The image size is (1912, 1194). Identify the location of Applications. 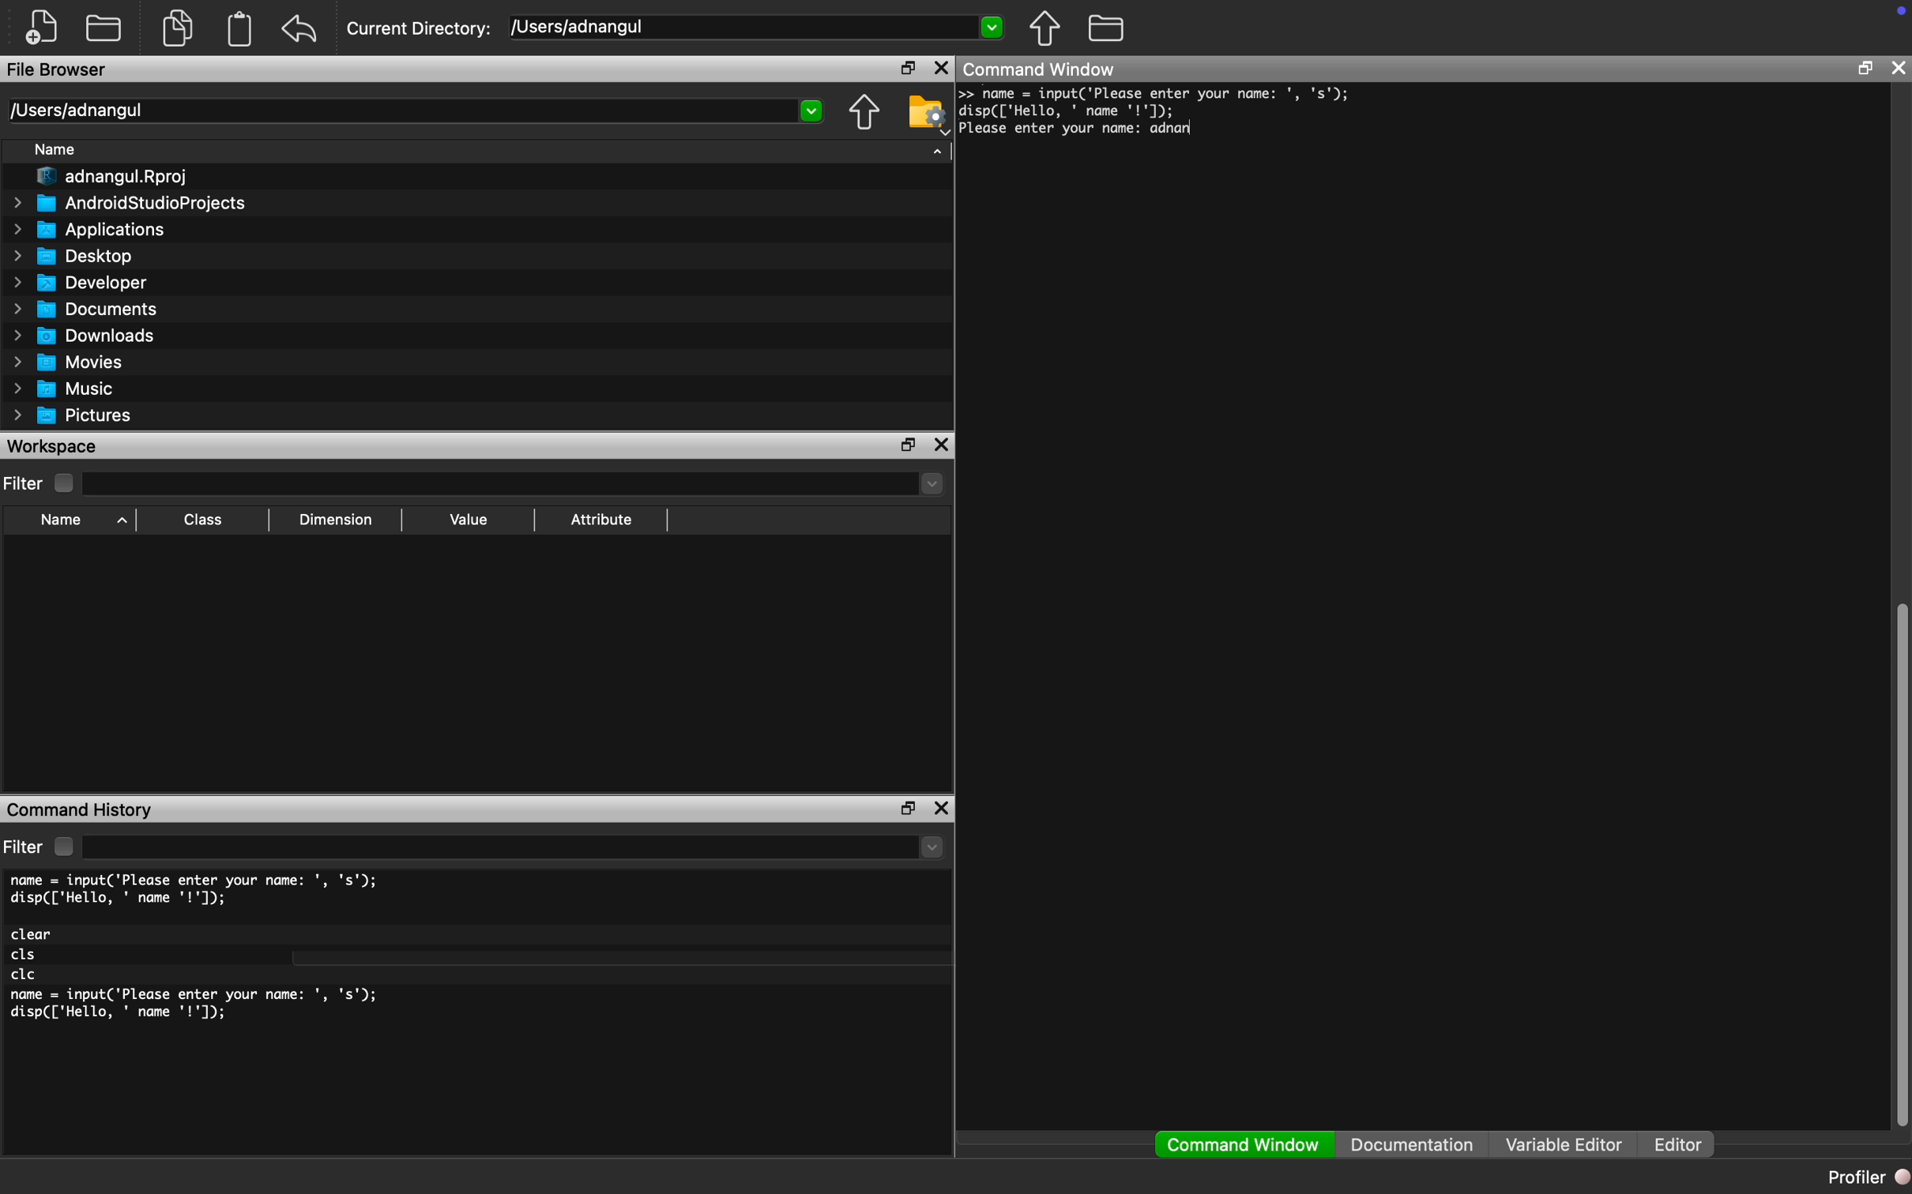
(91, 230).